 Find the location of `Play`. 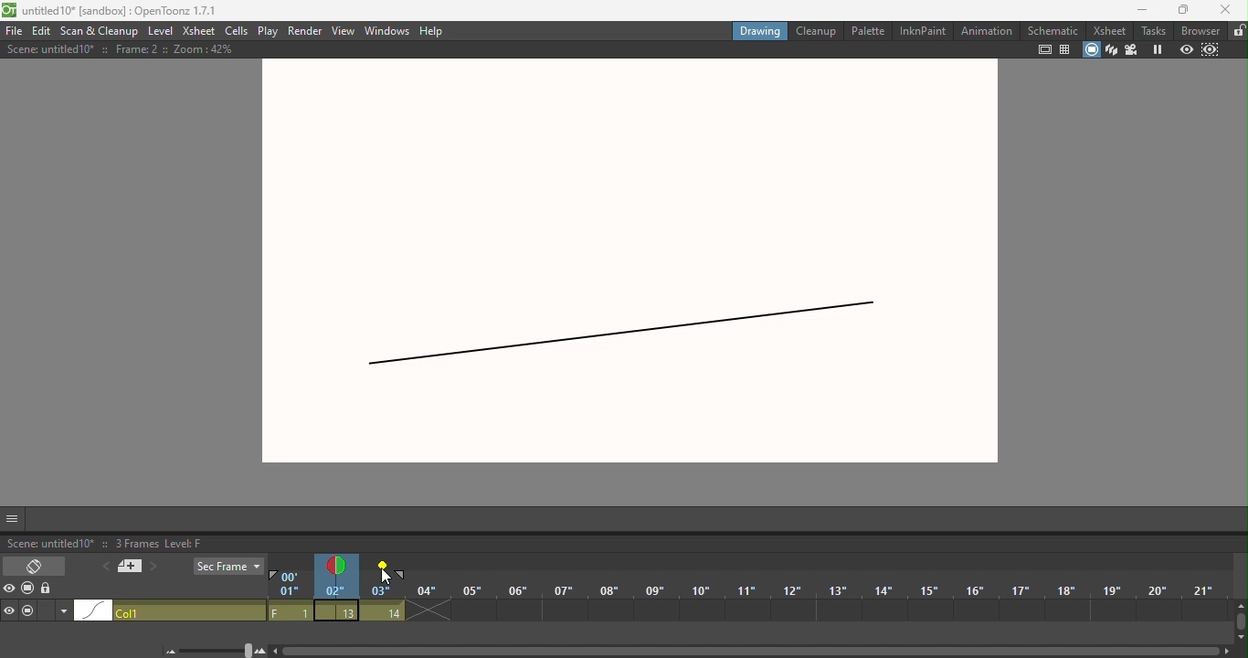

Play is located at coordinates (267, 31).